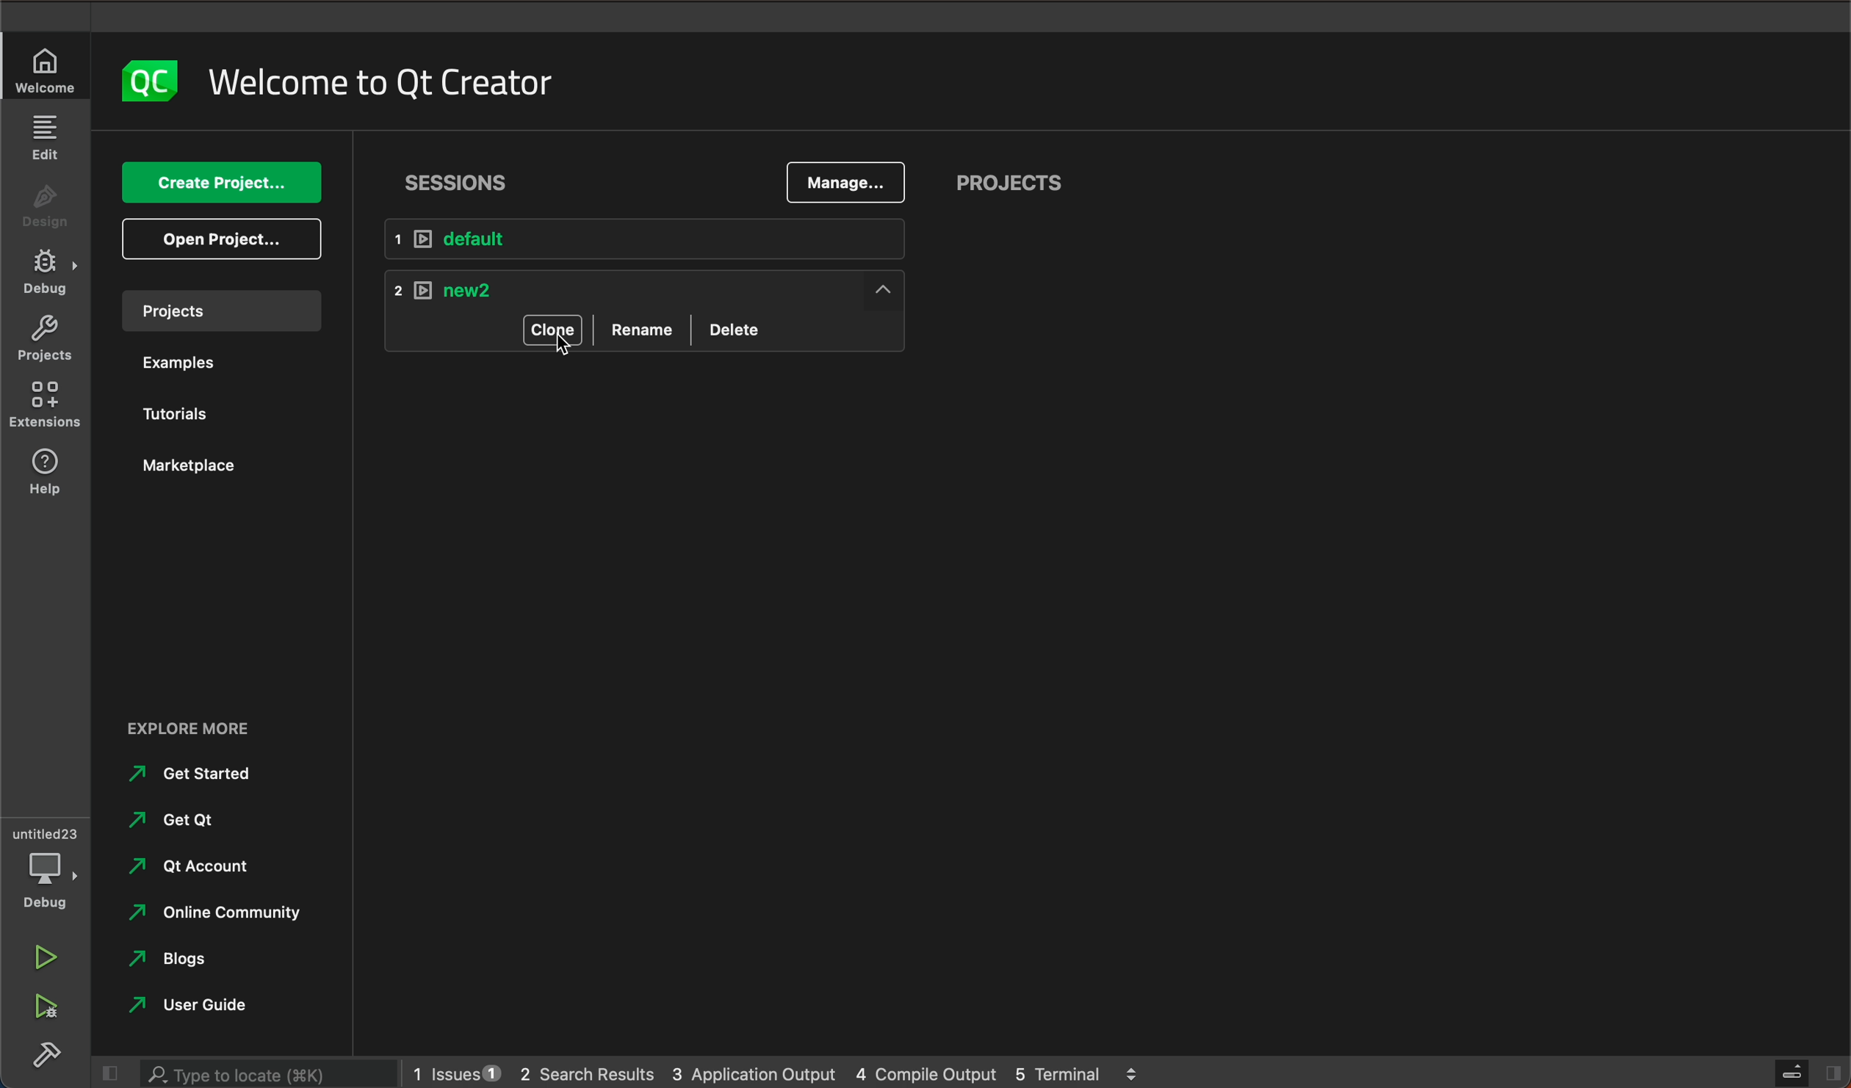 The height and width of the screenshot is (1088, 1851). I want to click on logo, so click(150, 78).